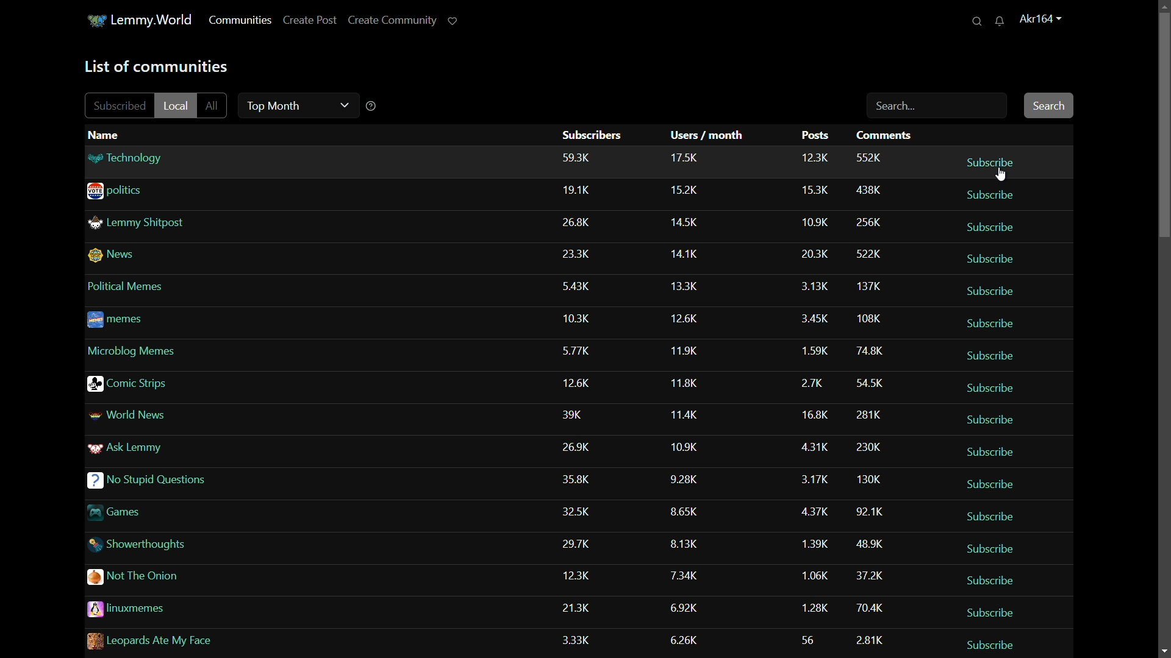  Describe the element at coordinates (873, 479) in the screenshot. I see `comments` at that location.